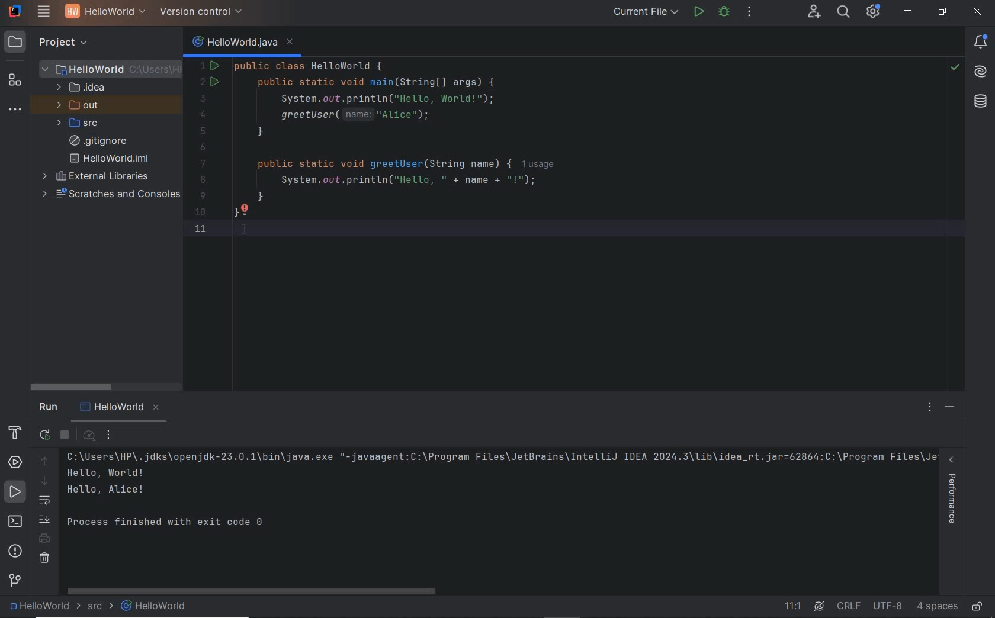 The image size is (995, 618). What do you see at coordinates (725, 13) in the screenshot?
I see `debug` at bounding box center [725, 13].